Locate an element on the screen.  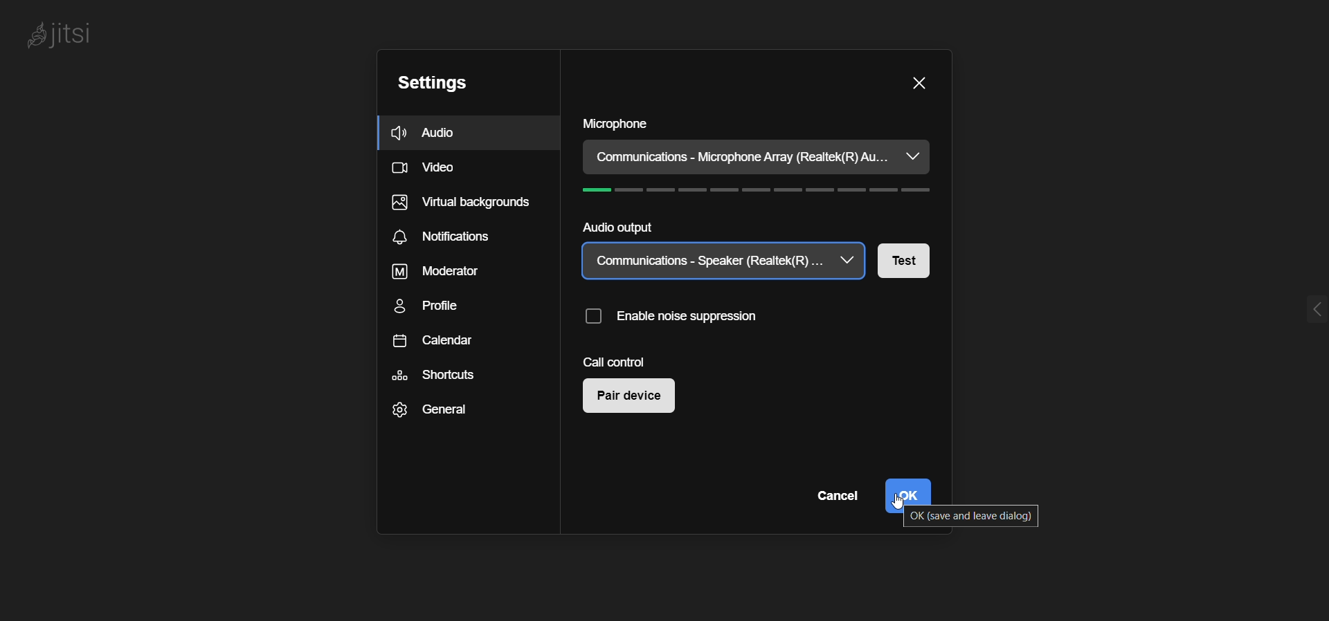
close dialog is located at coordinates (918, 82).